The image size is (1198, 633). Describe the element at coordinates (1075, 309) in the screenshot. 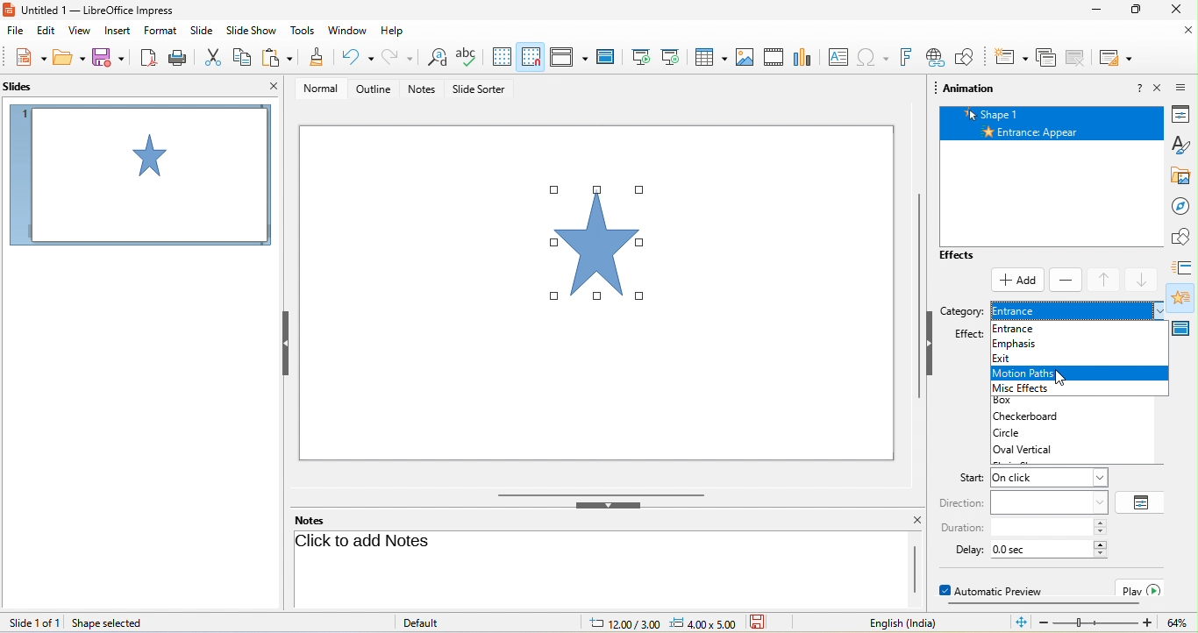

I see `entrance` at that location.